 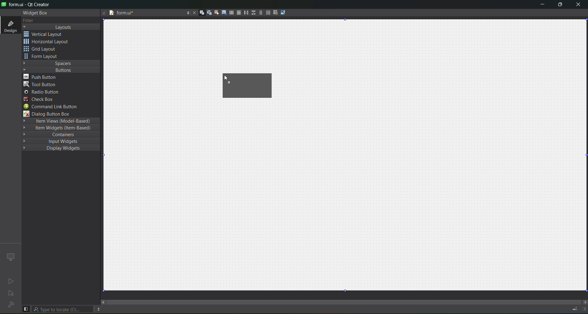 What do you see at coordinates (11, 294) in the screenshot?
I see `no active project` at bounding box center [11, 294].